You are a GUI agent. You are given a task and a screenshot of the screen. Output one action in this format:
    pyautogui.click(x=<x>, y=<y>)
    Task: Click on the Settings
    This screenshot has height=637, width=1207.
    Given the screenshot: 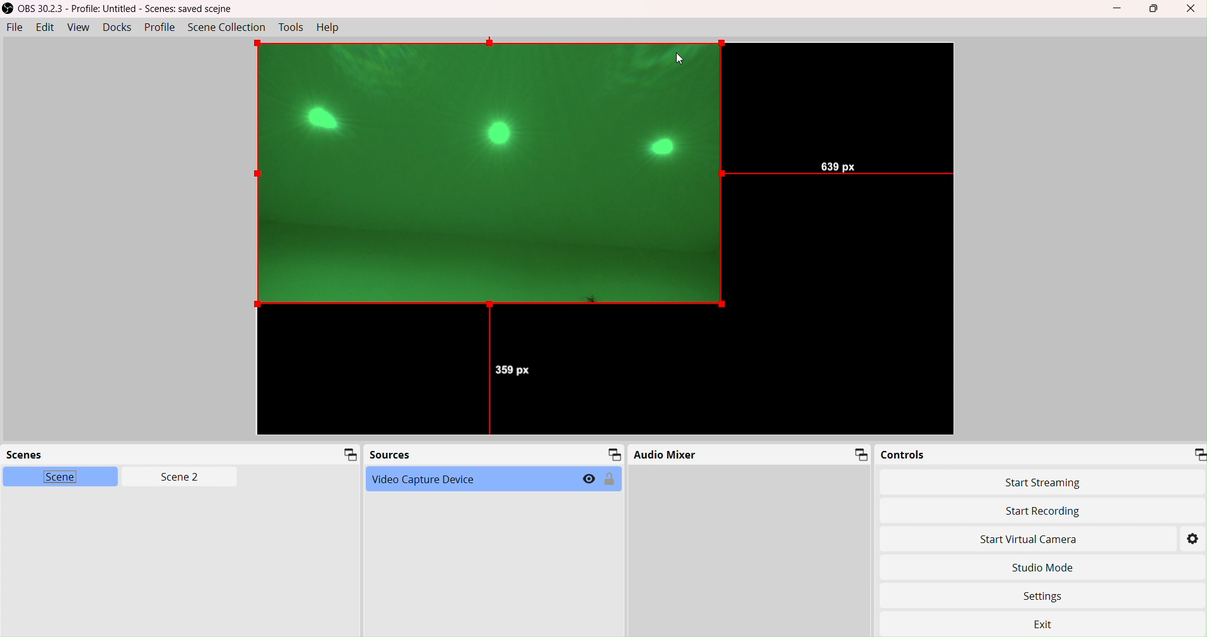 What is the action you would take?
    pyautogui.click(x=1046, y=598)
    